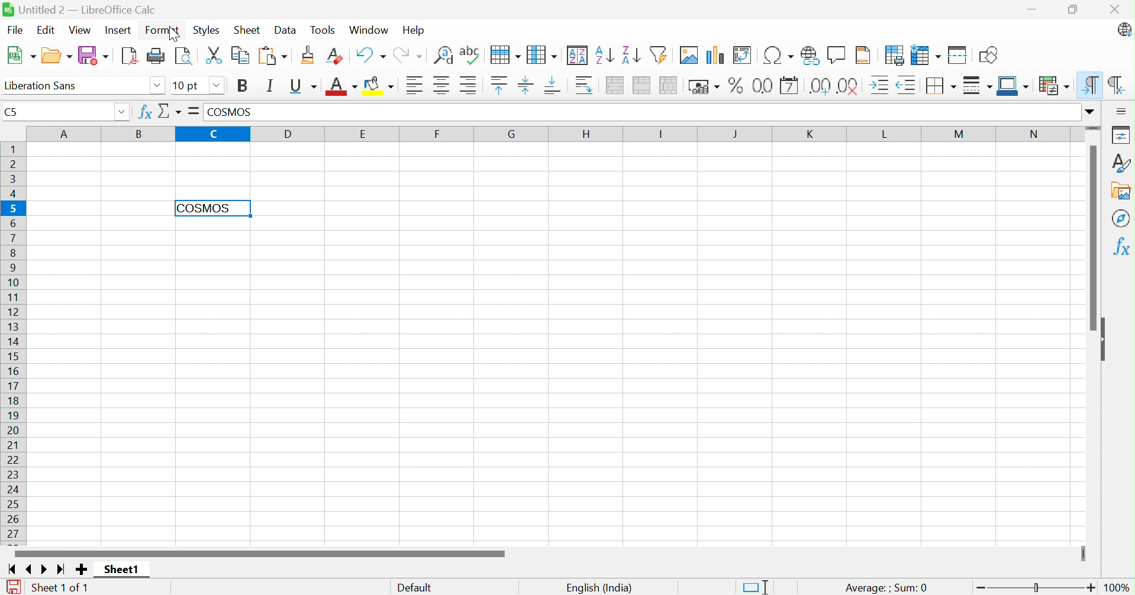 The width and height of the screenshot is (1135, 595). What do you see at coordinates (80, 10) in the screenshot?
I see `Untitled 4 - LibreOffice Calc` at bounding box center [80, 10].